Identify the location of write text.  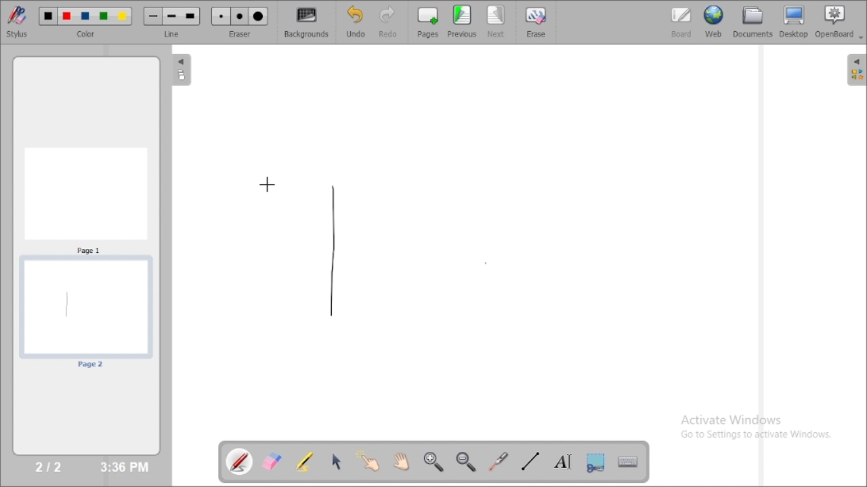
(563, 462).